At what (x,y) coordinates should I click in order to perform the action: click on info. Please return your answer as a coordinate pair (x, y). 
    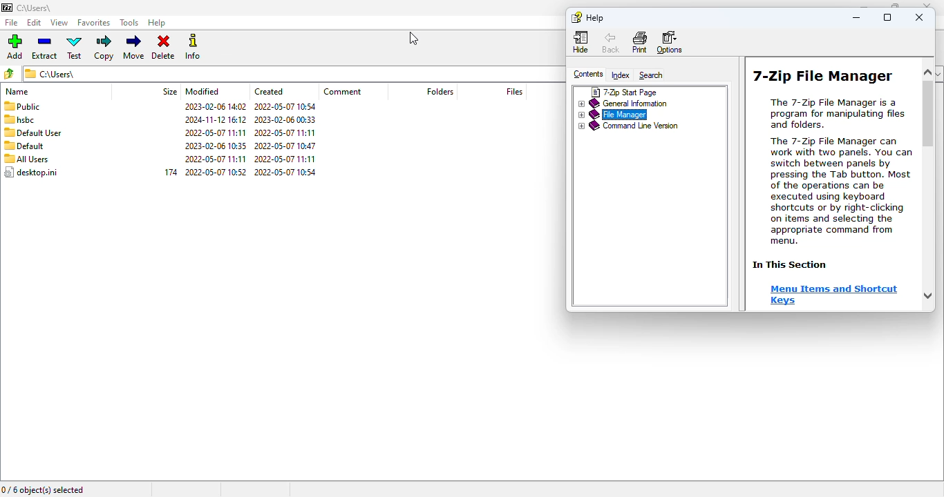
    Looking at the image, I should click on (193, 46).